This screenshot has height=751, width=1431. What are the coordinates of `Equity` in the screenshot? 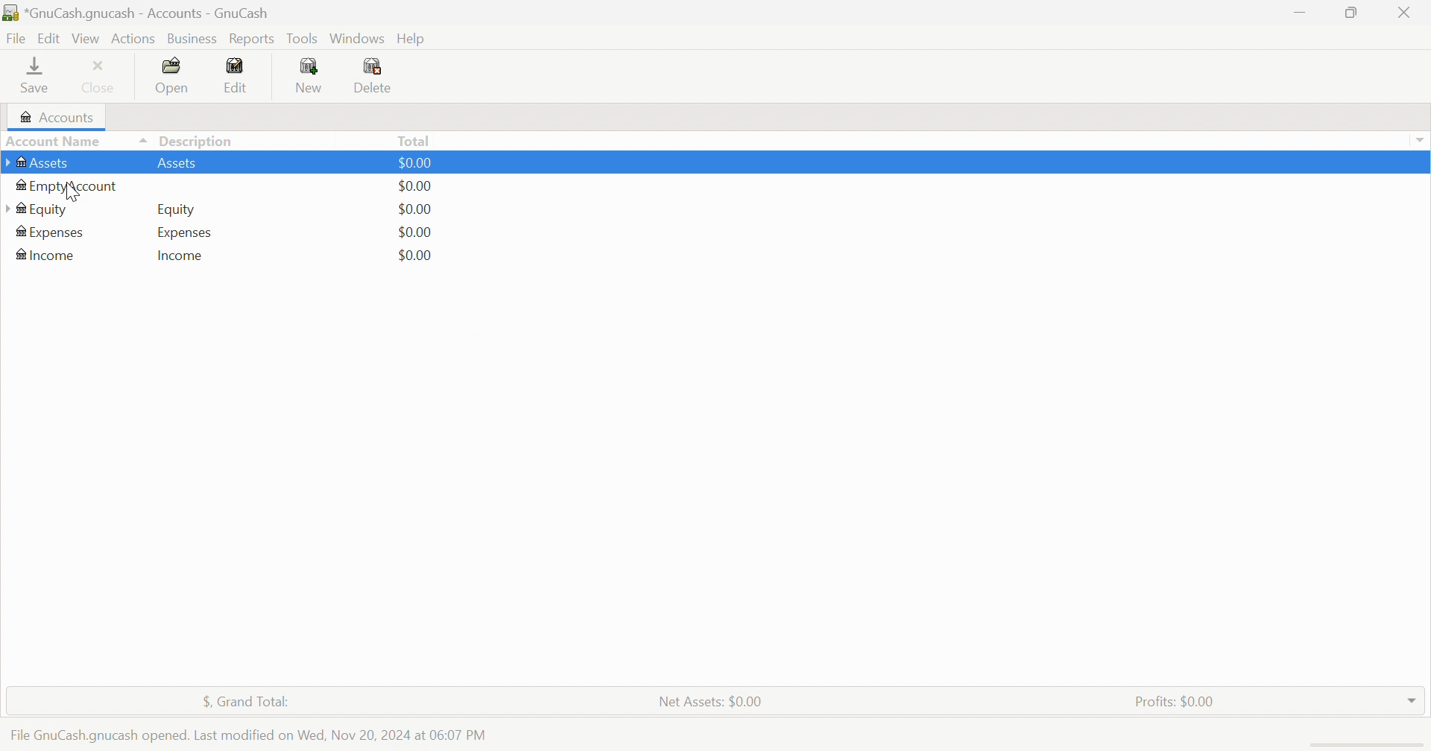 It's located at (41, 209).